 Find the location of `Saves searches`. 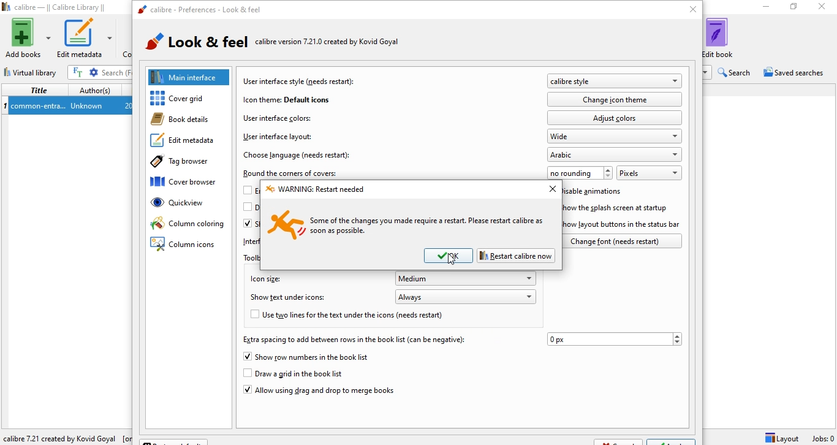

Saves searches is located at coordinates (795, 74).